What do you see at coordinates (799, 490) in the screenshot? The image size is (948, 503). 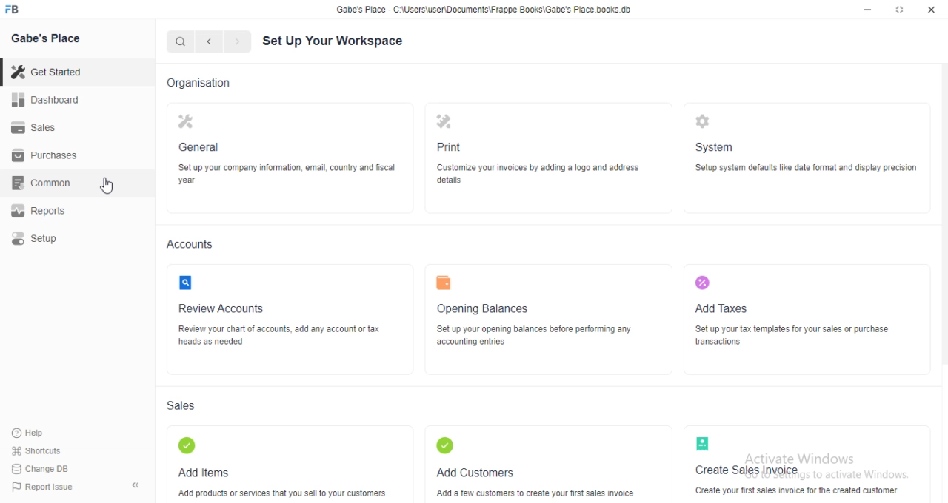 I see `Create your first sales invoice for the created customer` at bounding box center [799, 490].